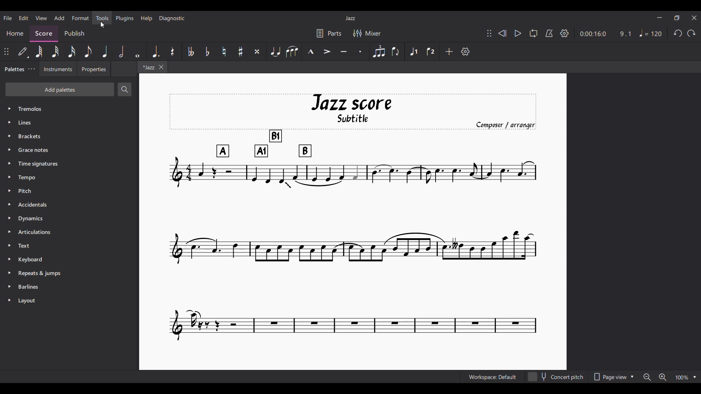 The image size is (701, 394). I want to click on Tuplet, so click(379, 51).